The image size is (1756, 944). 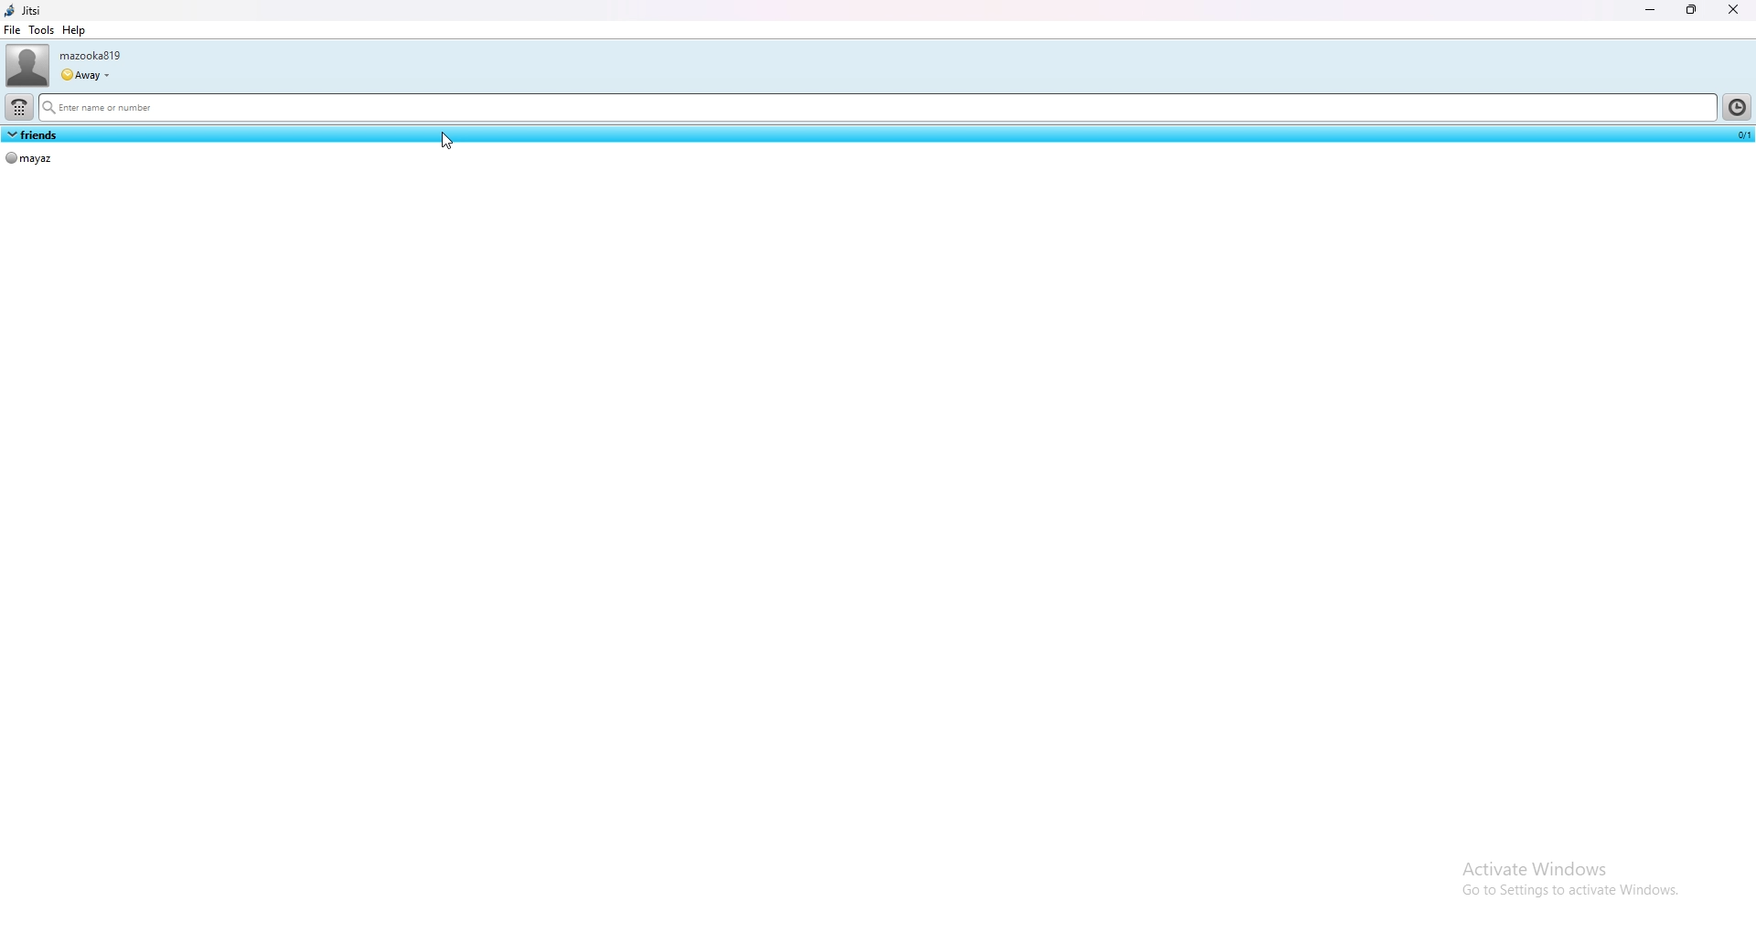 What do you see at coordinates (875, 108) in the screenshot?
I see `search bar` at bounding box center [875, 108].